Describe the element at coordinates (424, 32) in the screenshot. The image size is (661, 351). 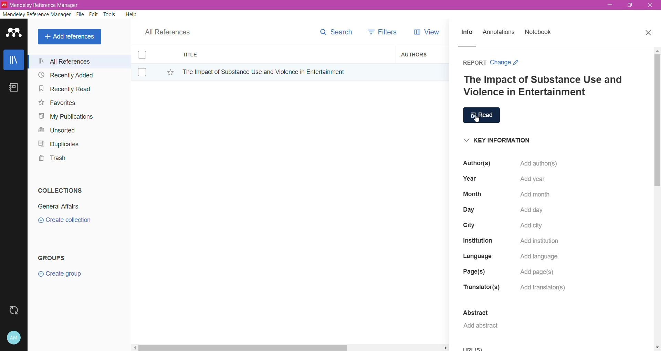
I see `View` at that location.